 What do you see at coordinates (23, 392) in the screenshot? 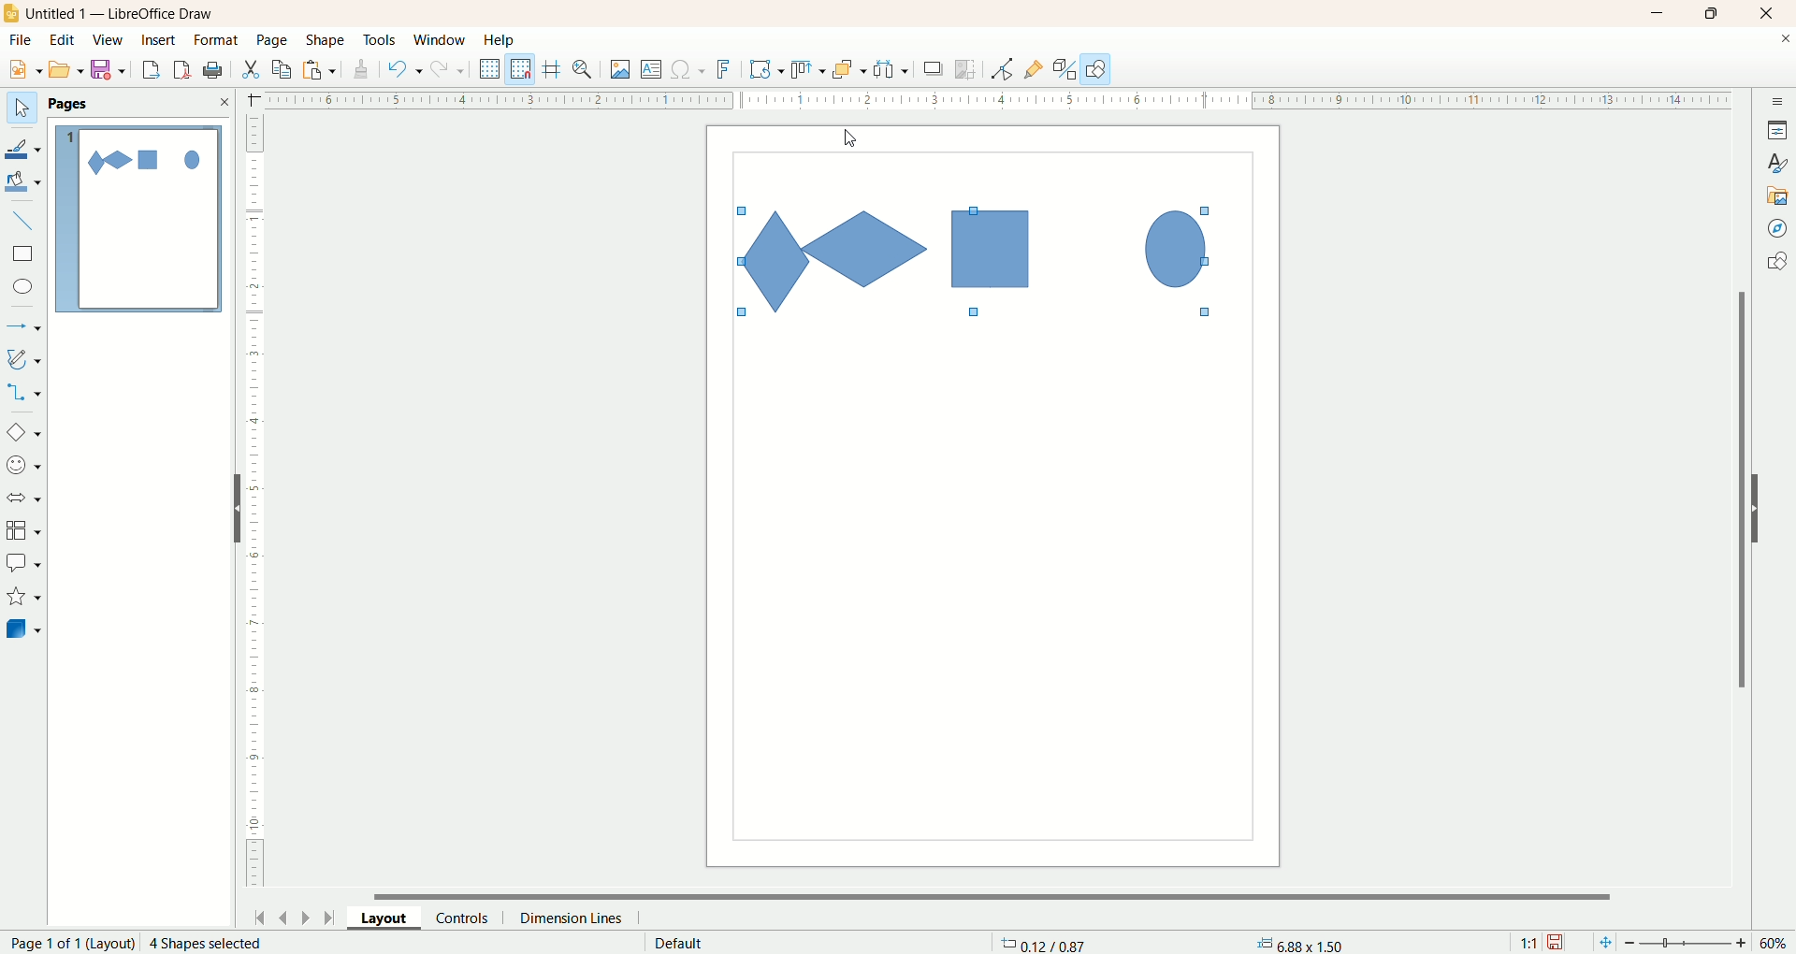
I see `connectors` at bounding box center [23, 392].